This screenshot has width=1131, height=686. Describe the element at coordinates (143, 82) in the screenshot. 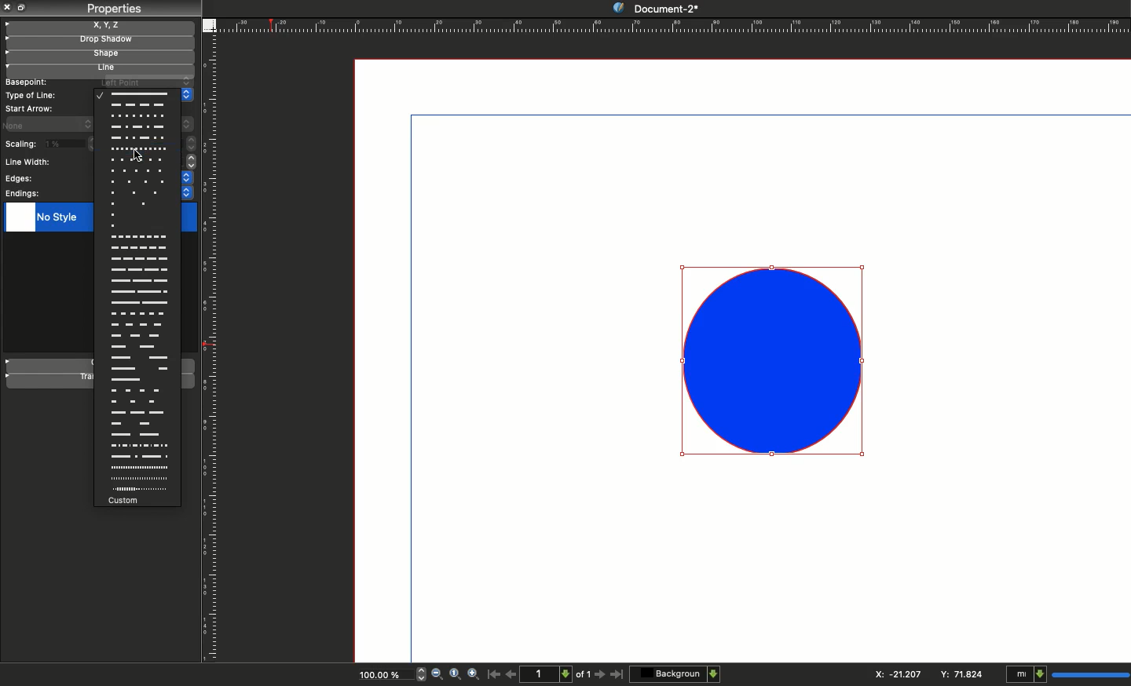

I see `Line point` at that location.